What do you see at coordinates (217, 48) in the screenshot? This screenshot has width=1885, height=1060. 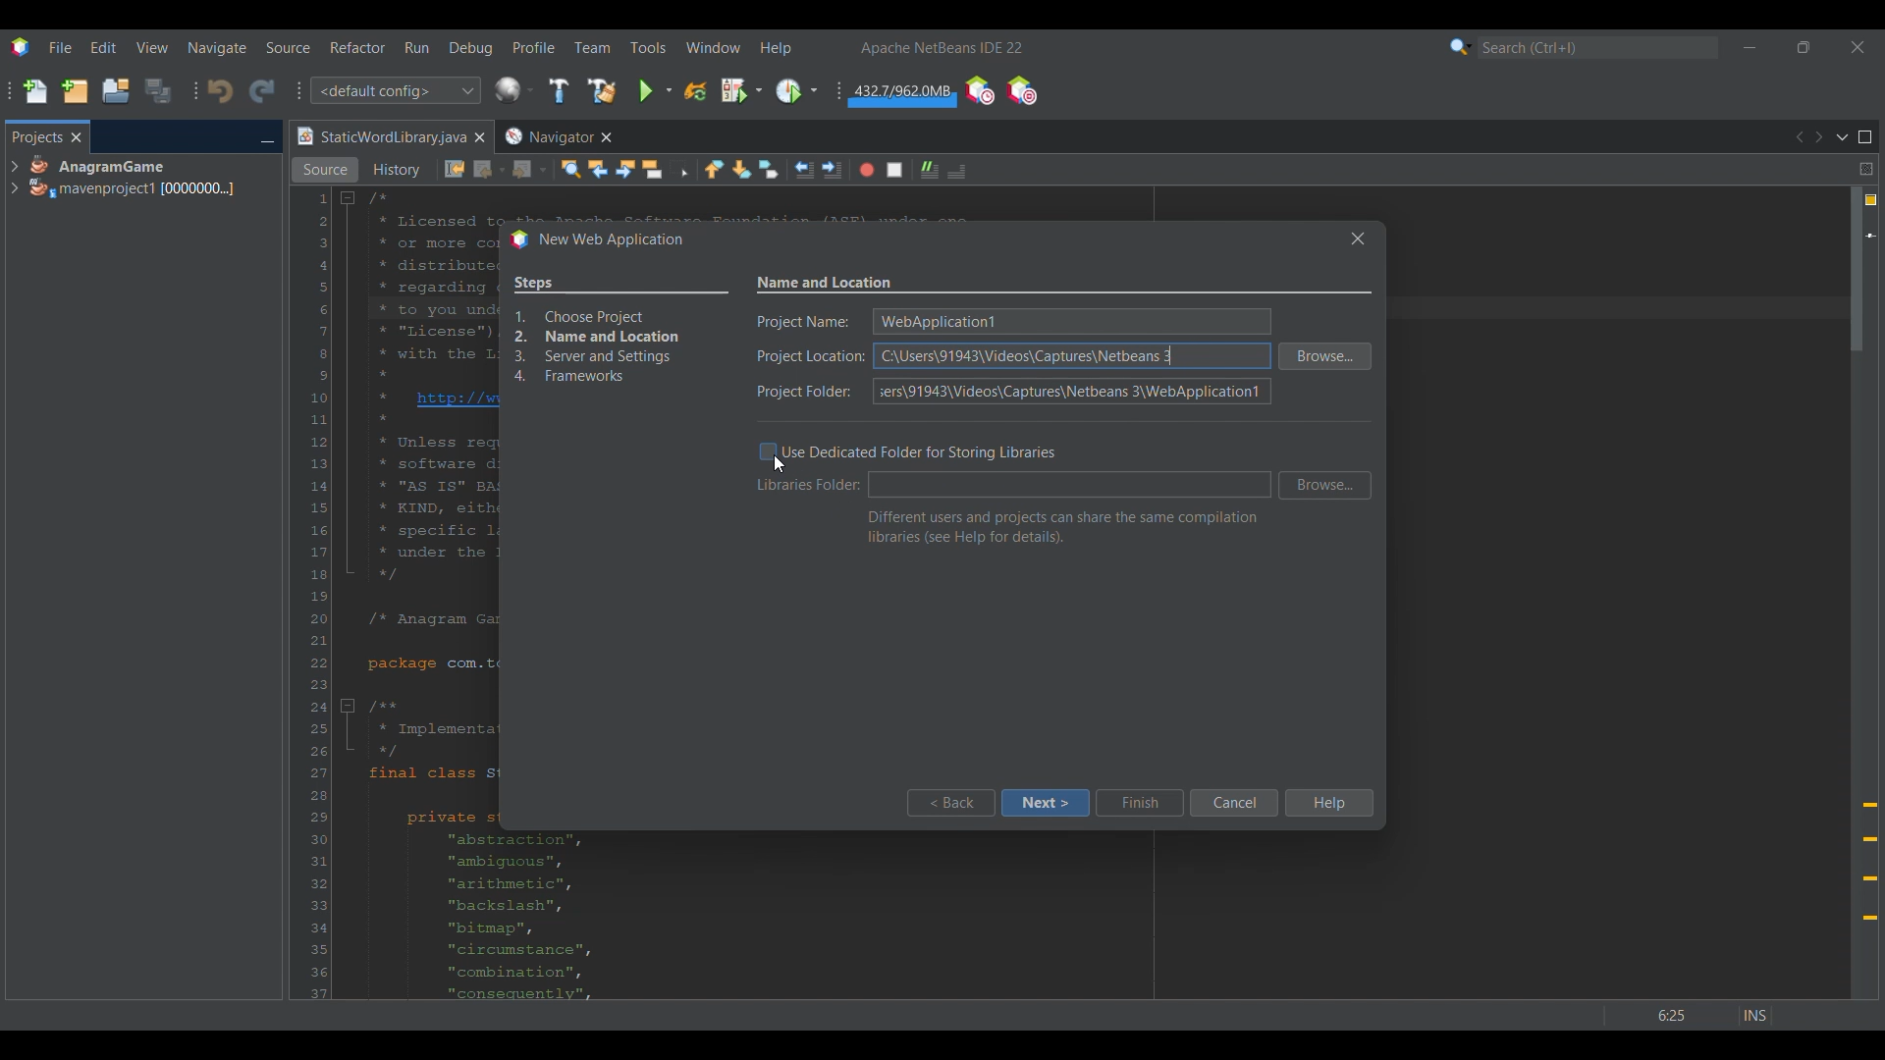 I see `Naviagate menu` at bounding box center [217, 48].